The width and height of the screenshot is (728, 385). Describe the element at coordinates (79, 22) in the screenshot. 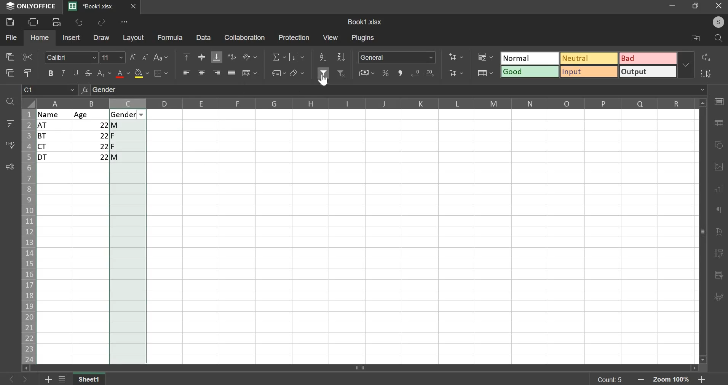

I see `undo` at that location.